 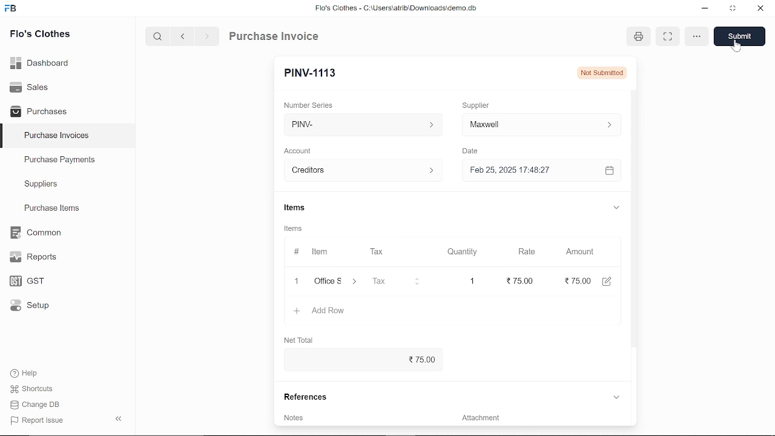 I want to click on Notes, so click(x=295, y=417).